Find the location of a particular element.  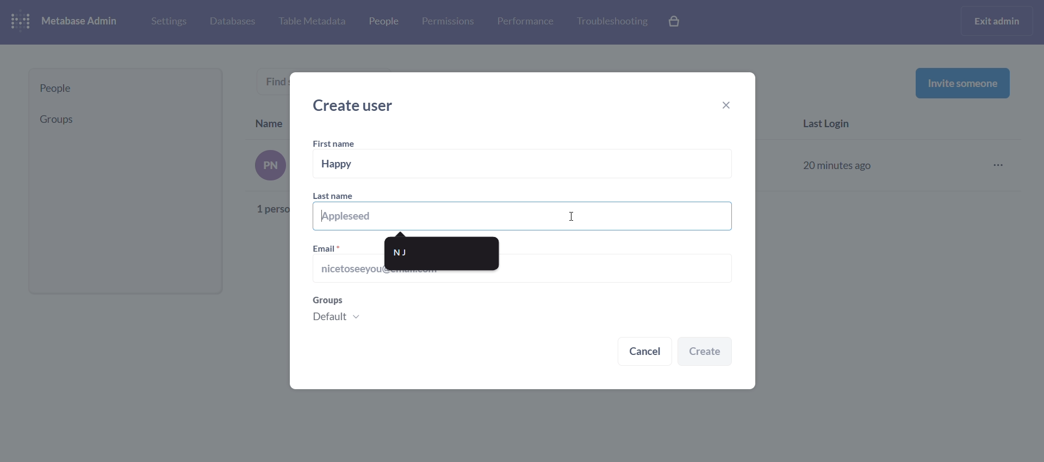

text is located at coordinates (266, 182).